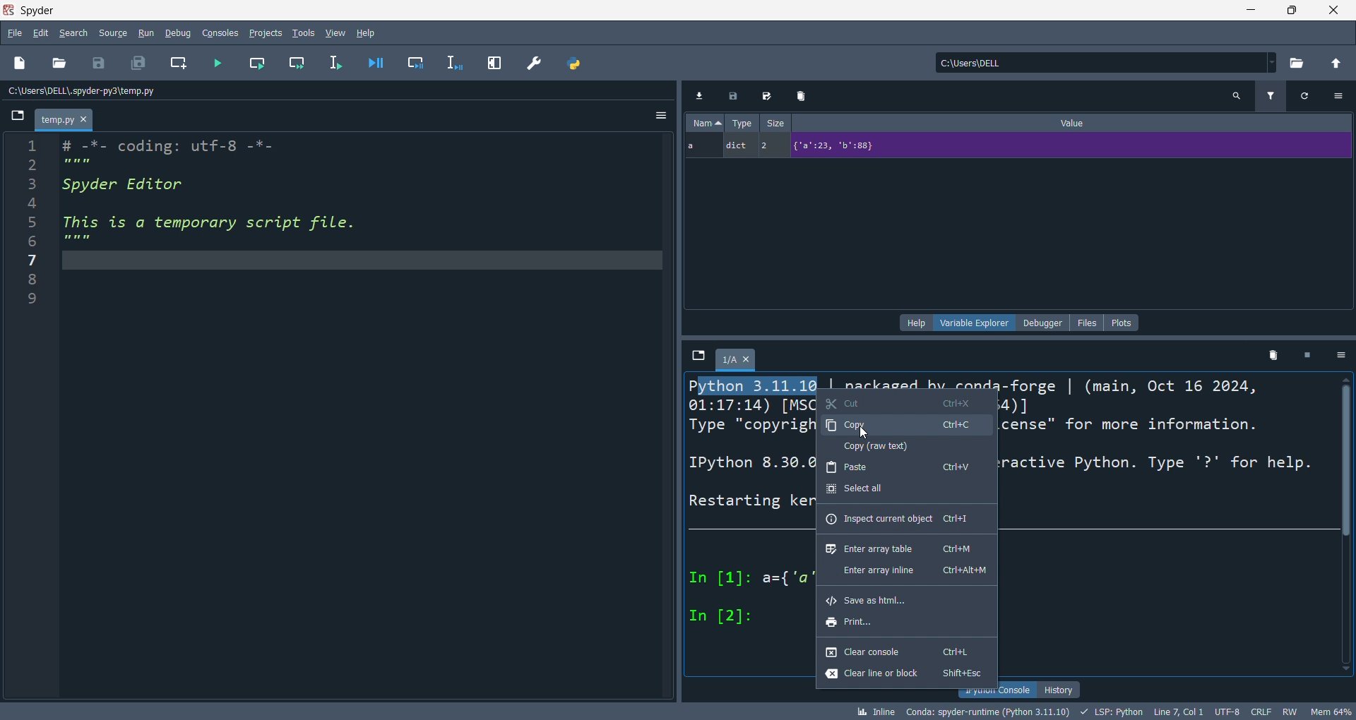 Image resolution: width=1356 pixels, height=720 pixels. I want to click on projects, so click(268, 33).